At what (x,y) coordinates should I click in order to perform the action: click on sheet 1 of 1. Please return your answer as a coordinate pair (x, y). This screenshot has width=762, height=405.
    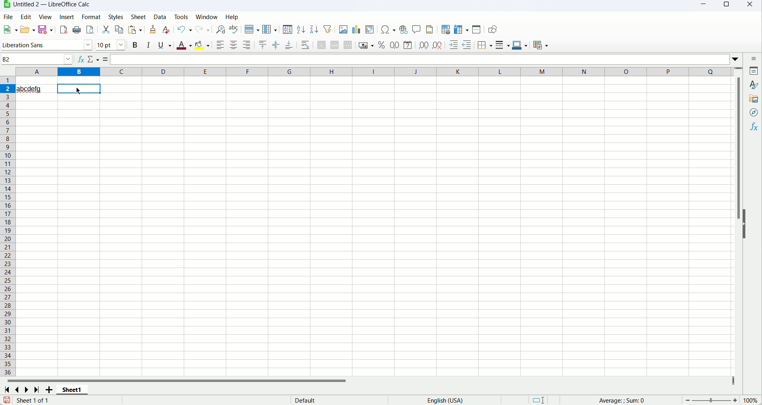
    Looking at the image, I should click on (35, 401).